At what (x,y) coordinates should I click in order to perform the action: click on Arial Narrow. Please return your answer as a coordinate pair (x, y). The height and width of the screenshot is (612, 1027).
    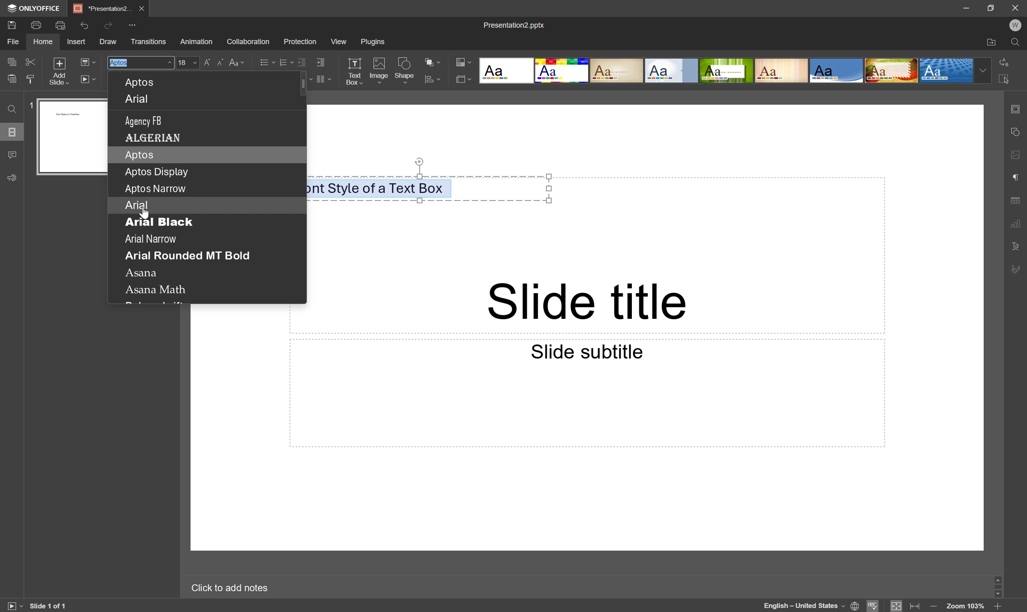
    Looking at the image, I should click on (150, 240).